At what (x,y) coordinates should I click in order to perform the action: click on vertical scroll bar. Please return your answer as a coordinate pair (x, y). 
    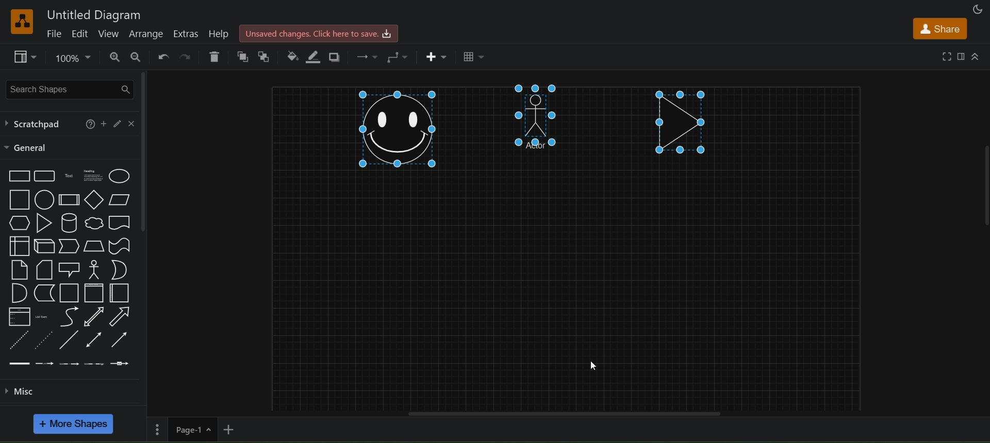
    Looking at the image, I should click on (146, 150).